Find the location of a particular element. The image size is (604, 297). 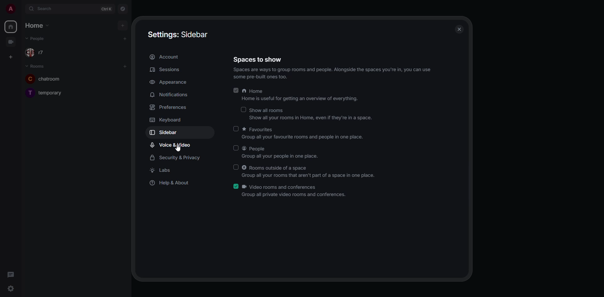

add is located at coordinates (125, 66).